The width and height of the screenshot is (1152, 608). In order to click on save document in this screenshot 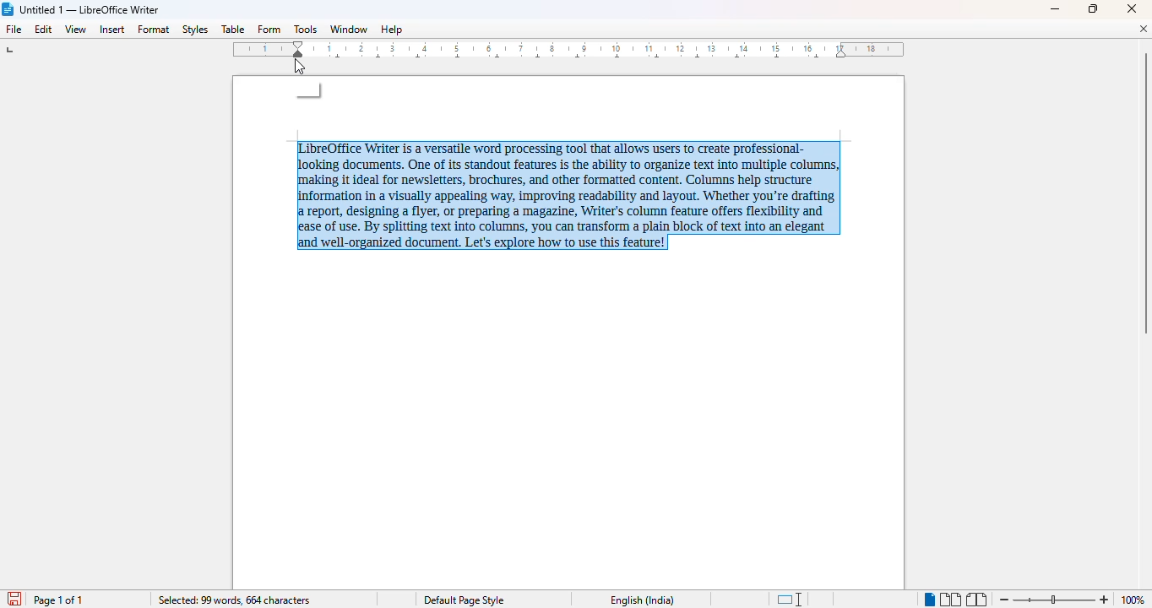, I will do `click(14, 599)`.